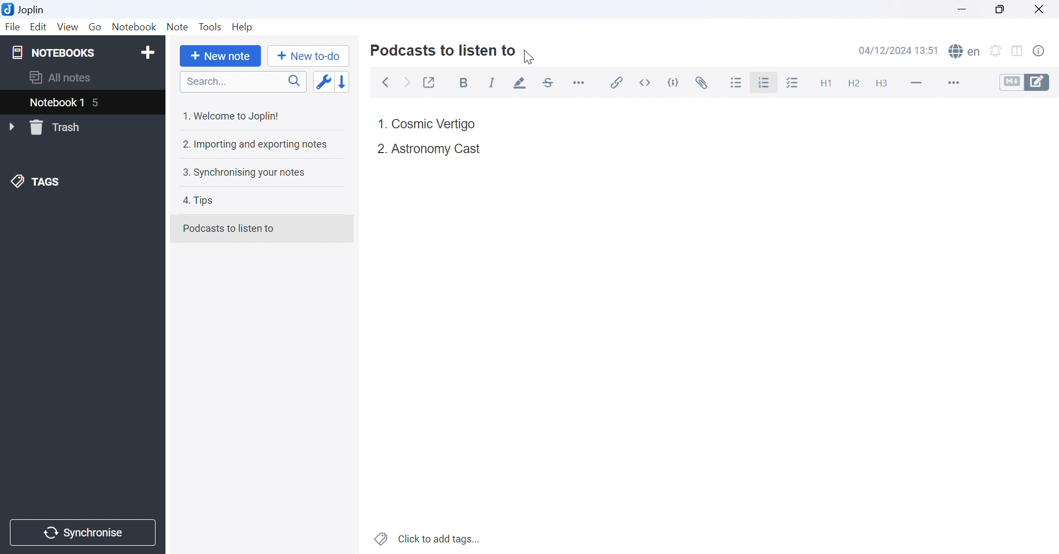 This screenshot has height=554, width=1059. Describe the element at coordinates (549, 82) in the screenshot. I see `Strikethrough` at that location.